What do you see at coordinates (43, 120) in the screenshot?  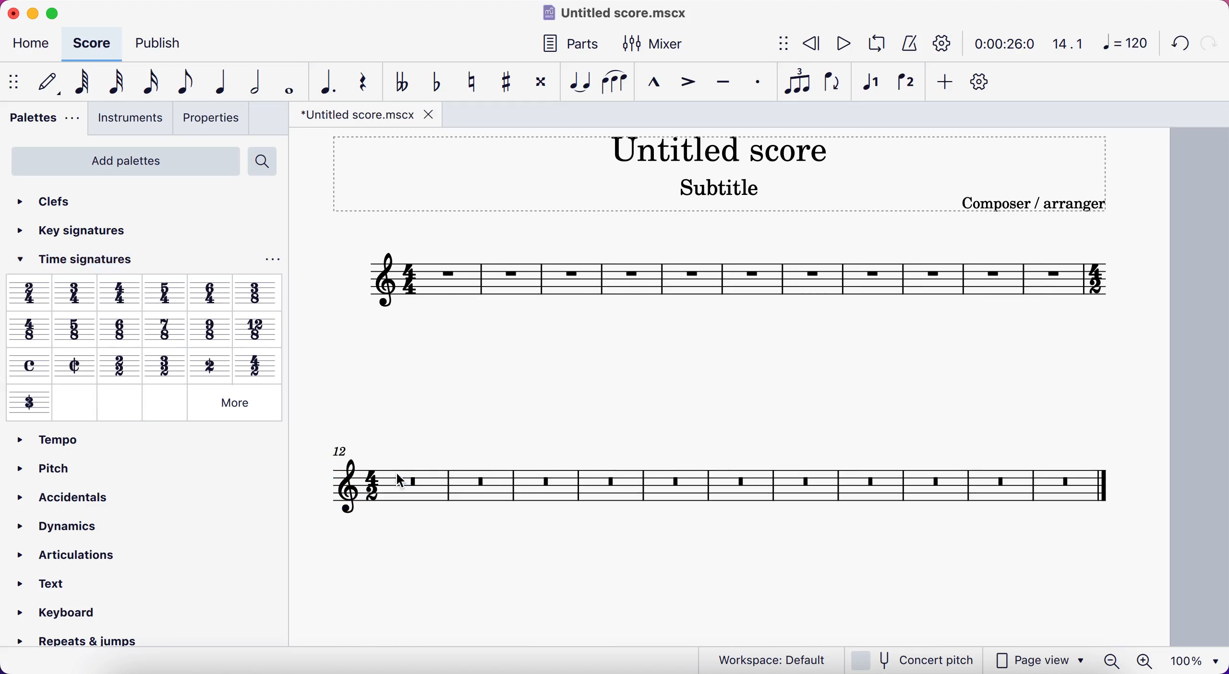 I see `palettes` at bounding box center [43, 120].